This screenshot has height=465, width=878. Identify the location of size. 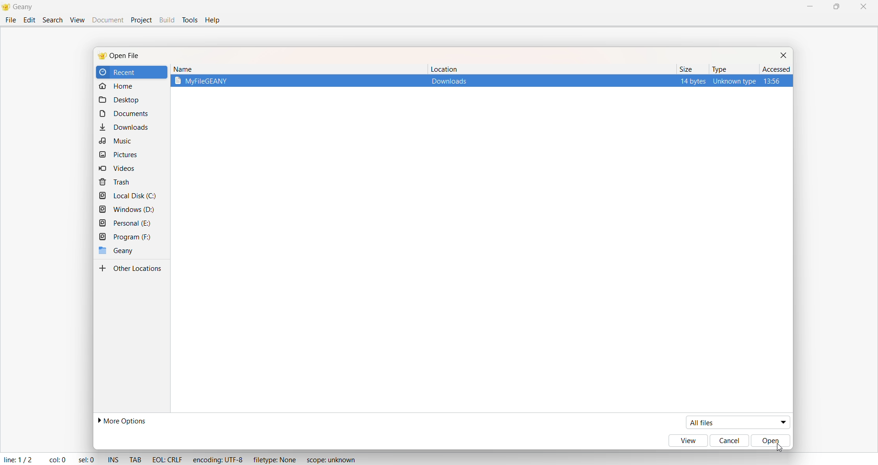
(683, 68).